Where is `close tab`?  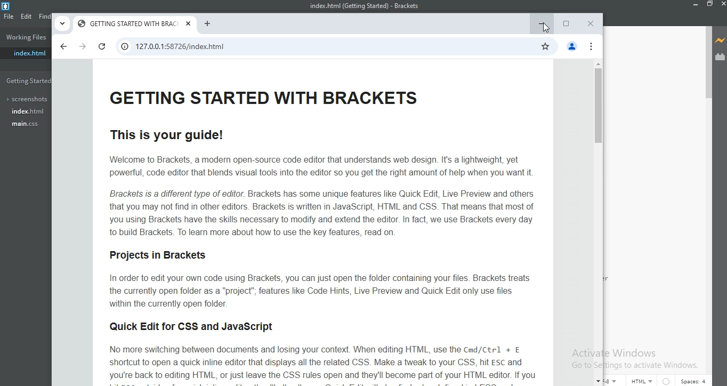 close tab is located at coordinates (189, 25).